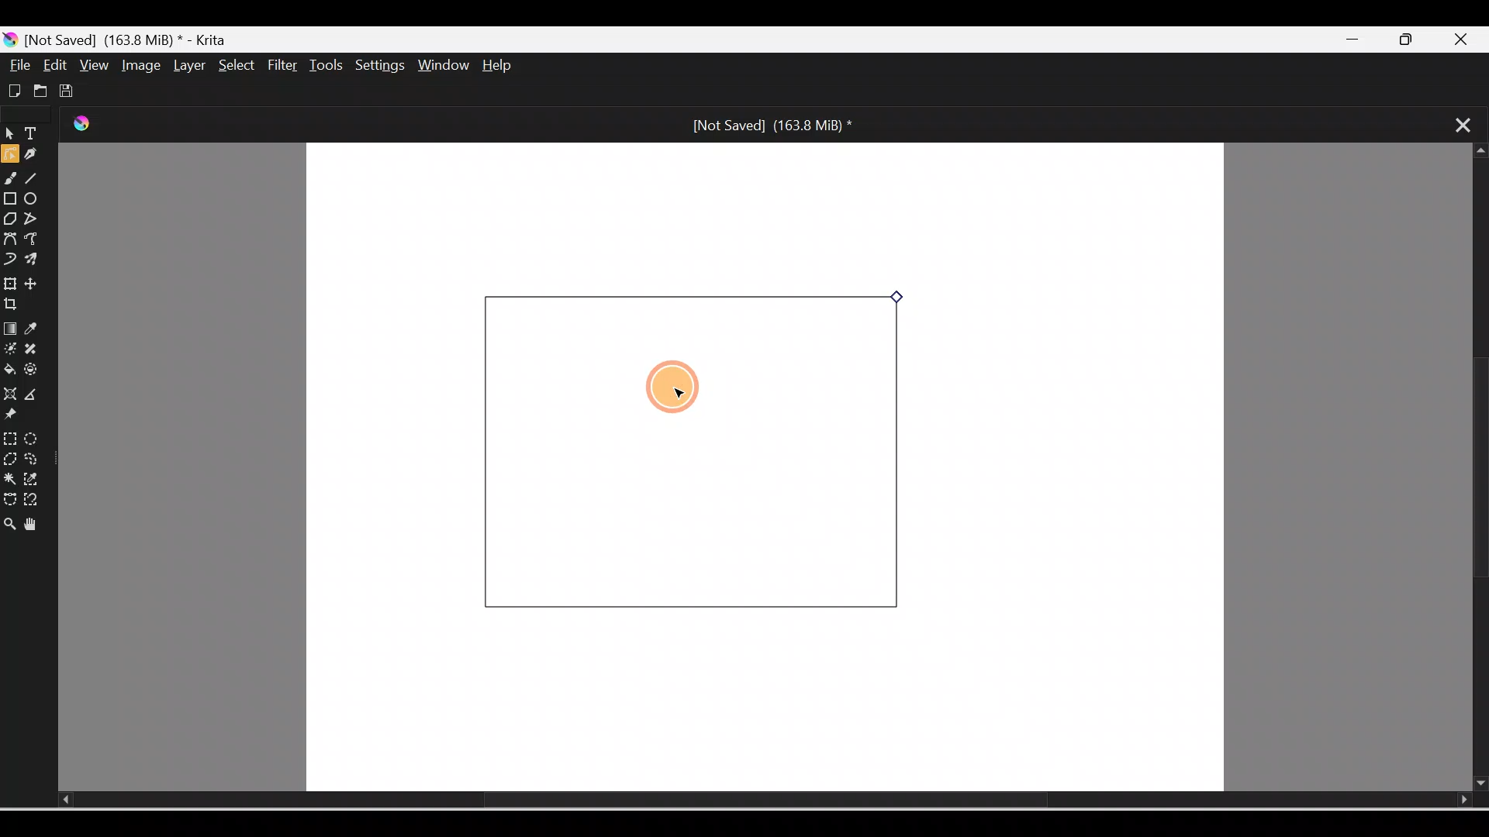  Describe the element at coordinates (12, 181) in the screenshot. I see `Freehand brush tool` at that location.